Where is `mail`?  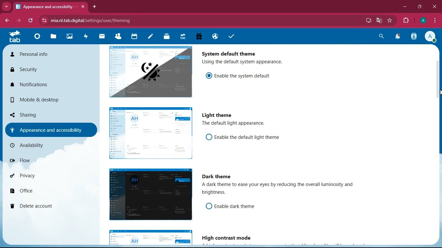 mail is located at coordinates (102, 36).